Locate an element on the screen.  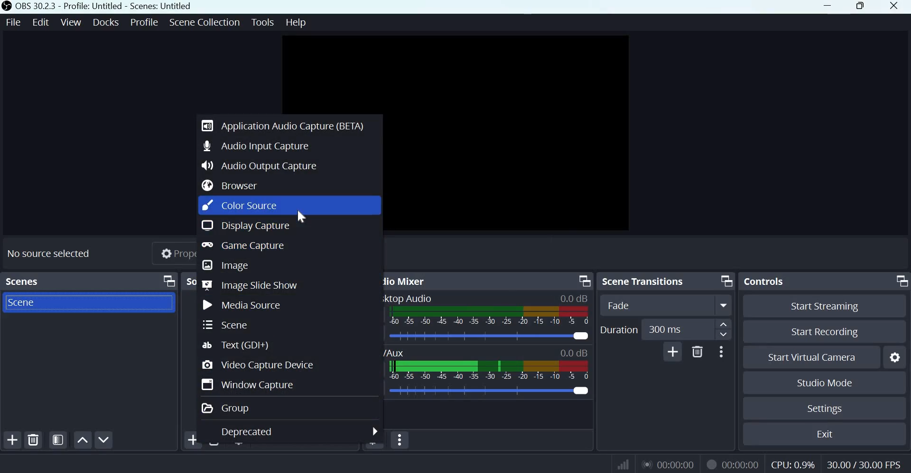
remove selected scene(s) is located at coordinates (35, 440).